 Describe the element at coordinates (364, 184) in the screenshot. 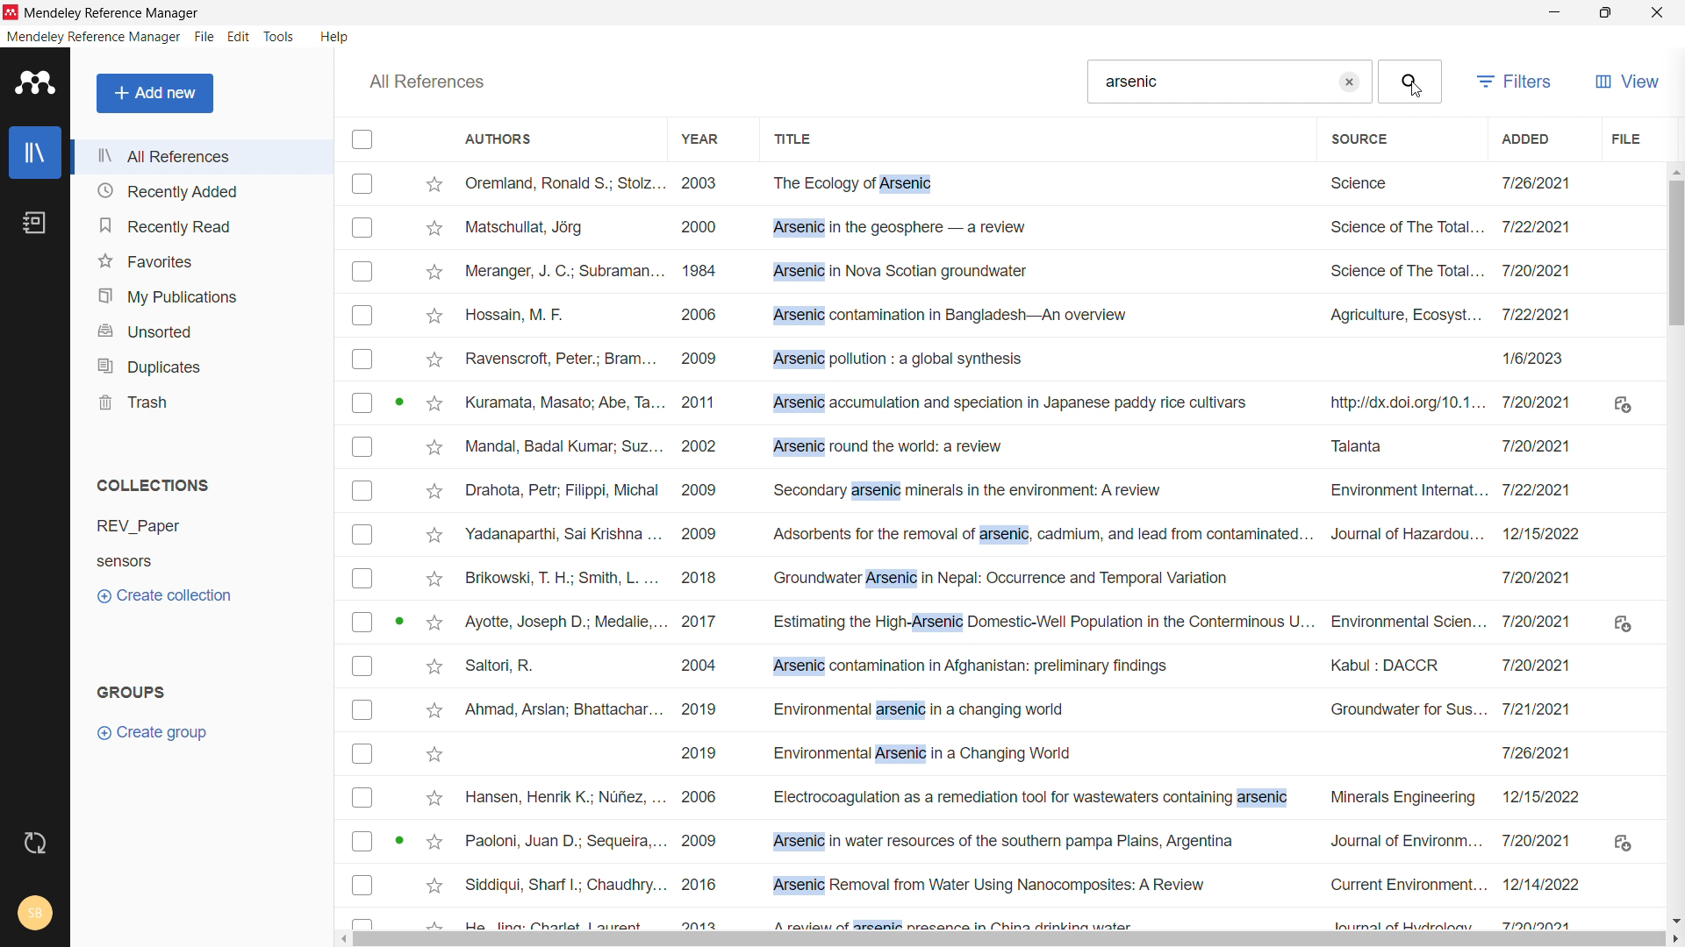

I see `Checkbox` at that location.